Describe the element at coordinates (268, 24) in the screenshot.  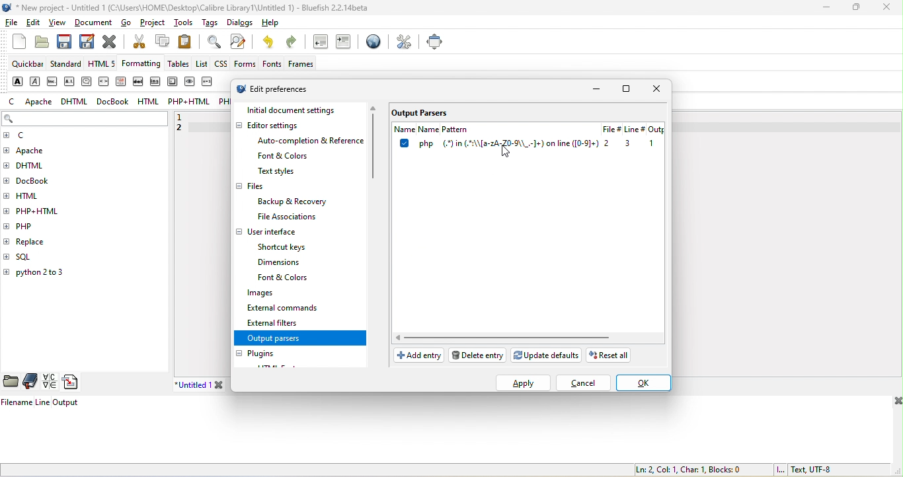
I see `help` at that location.